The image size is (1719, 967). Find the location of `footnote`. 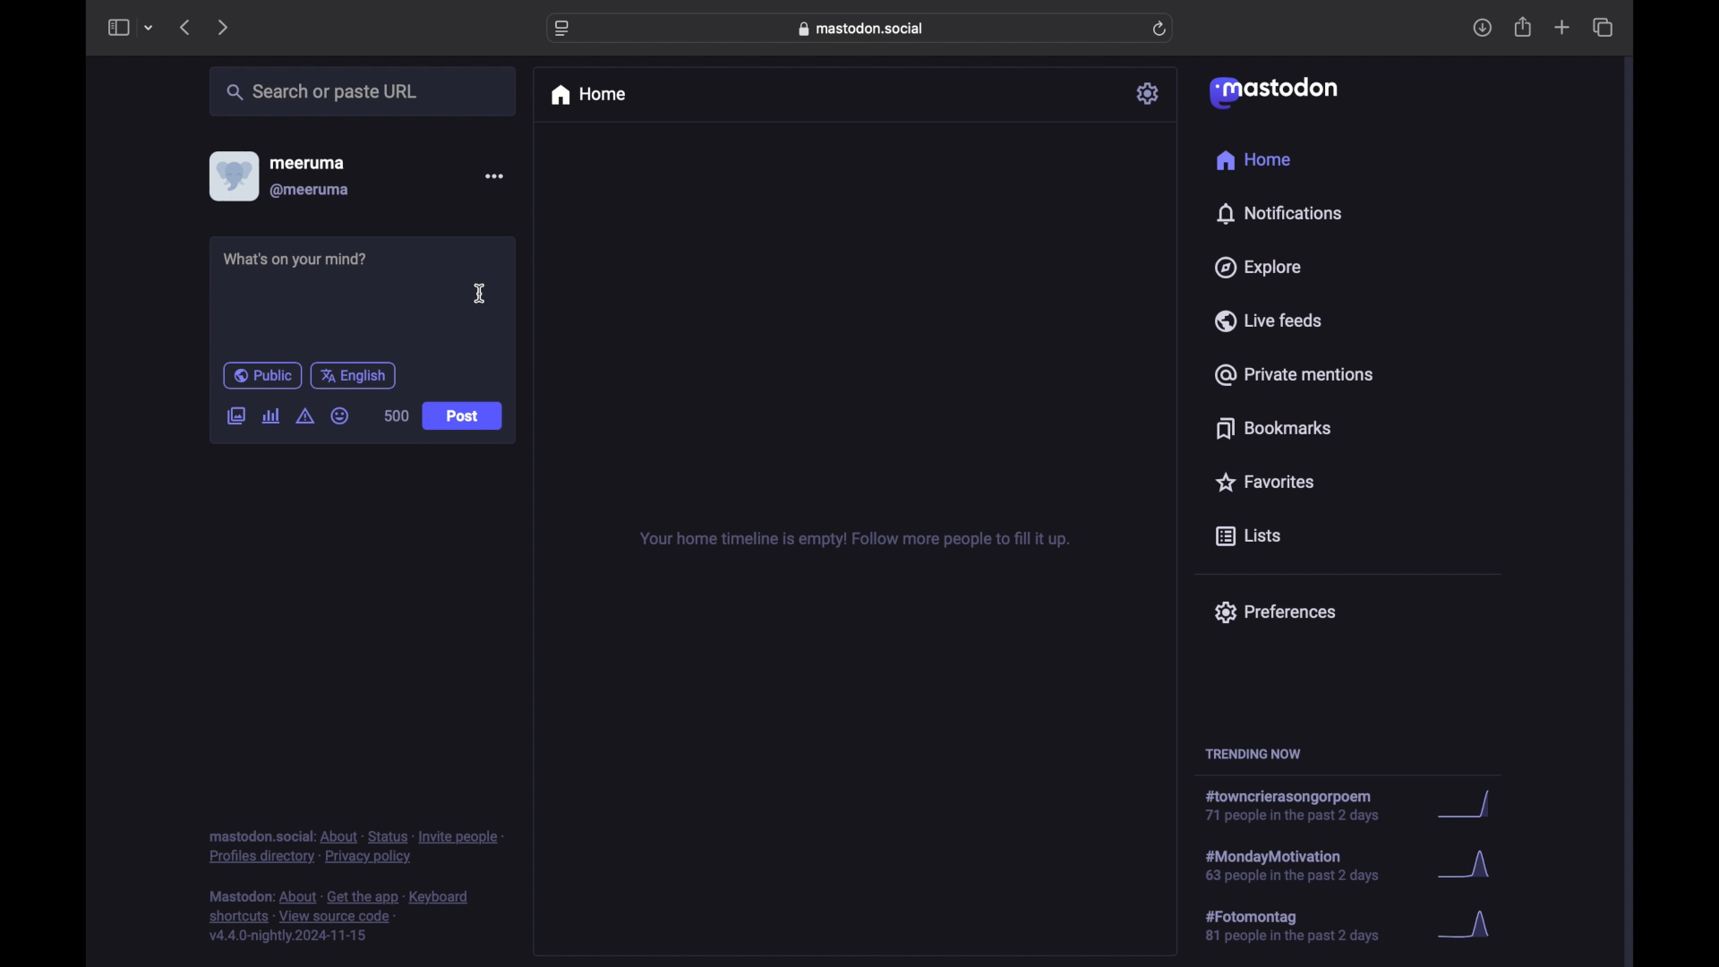

footnote is located at coordinates (355, 848).